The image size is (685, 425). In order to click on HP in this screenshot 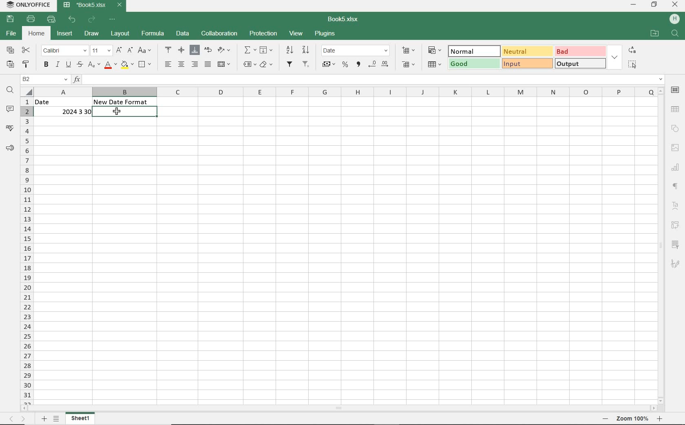, I will do `click(674, 19)`.